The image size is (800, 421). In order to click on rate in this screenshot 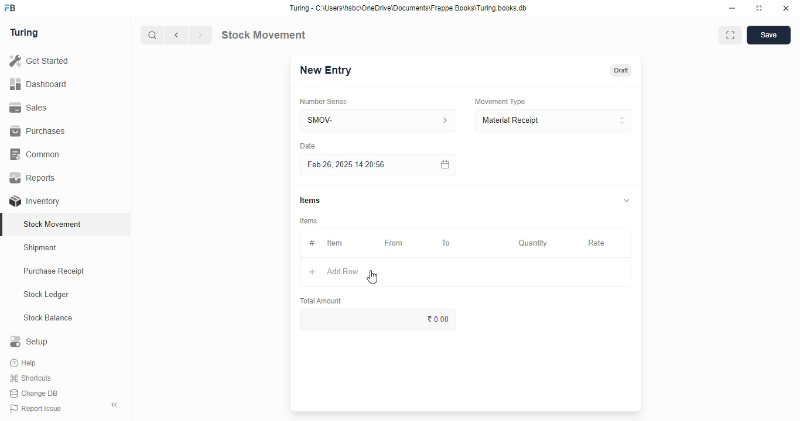, I will do `click(597, 243)`.